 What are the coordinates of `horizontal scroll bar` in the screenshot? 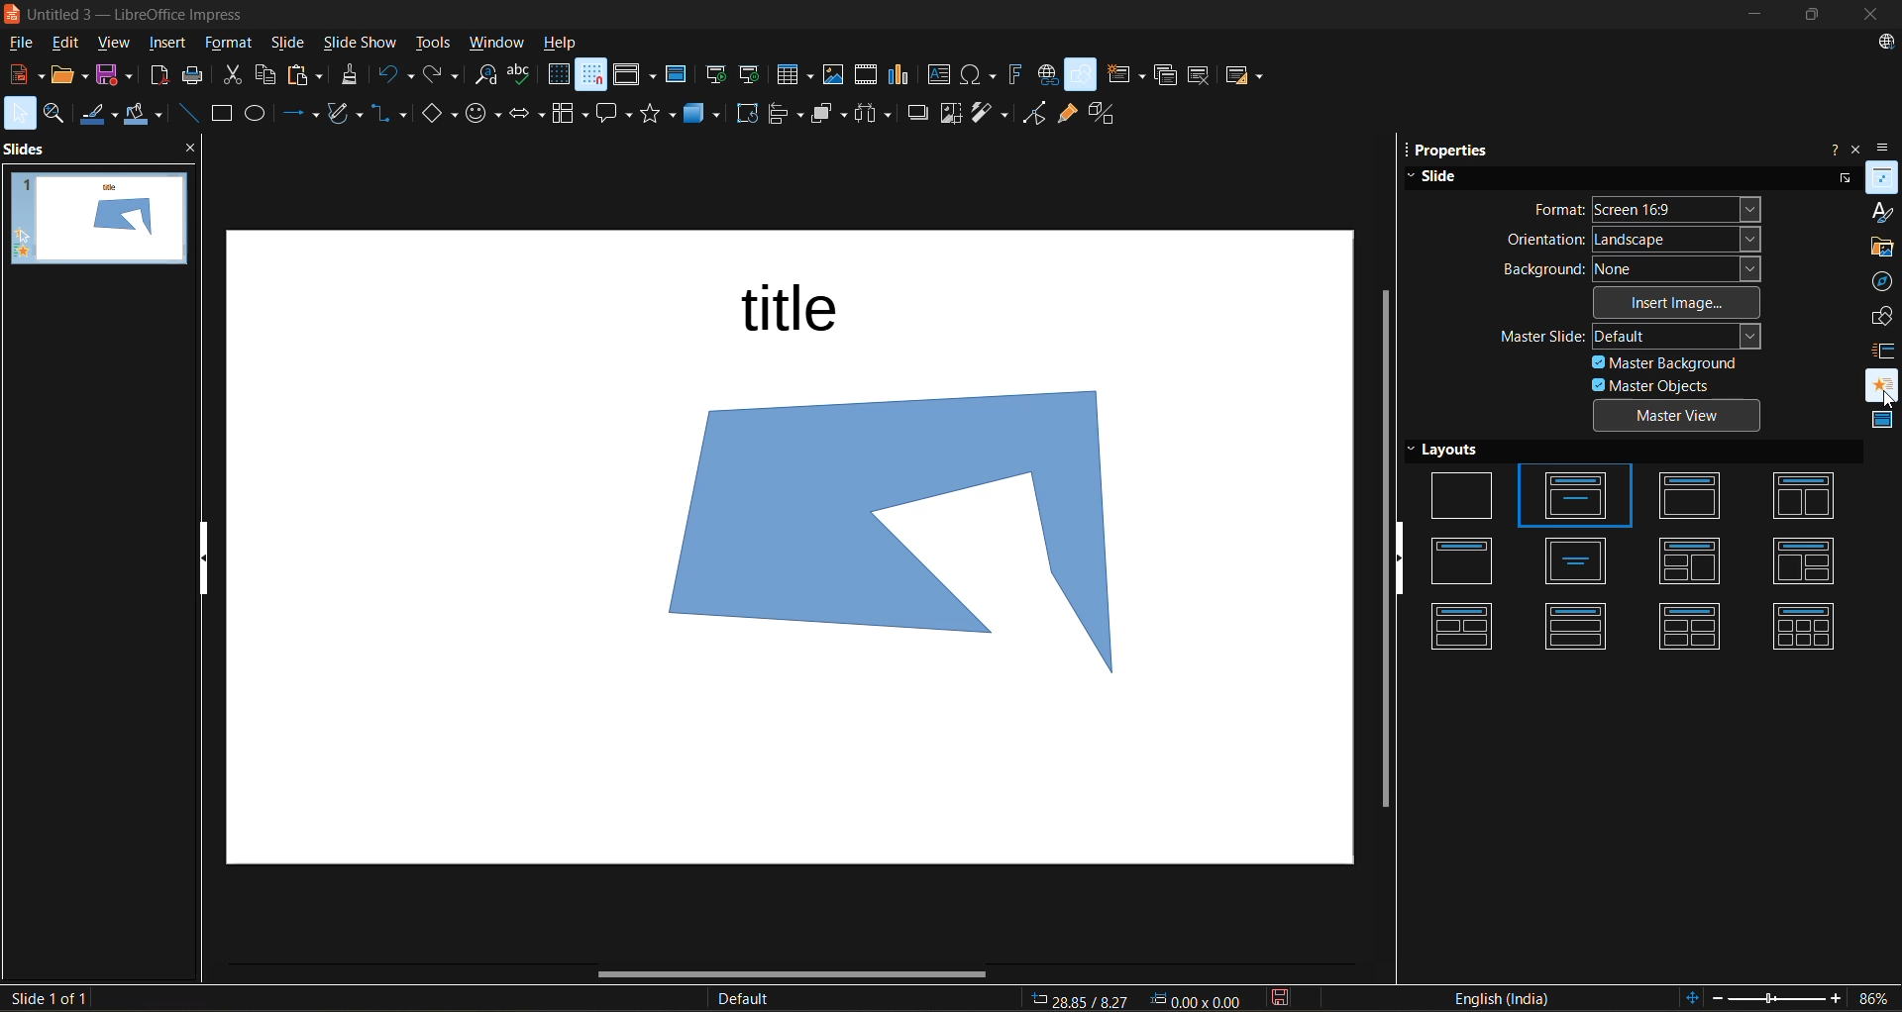 It's located at (795, 976).